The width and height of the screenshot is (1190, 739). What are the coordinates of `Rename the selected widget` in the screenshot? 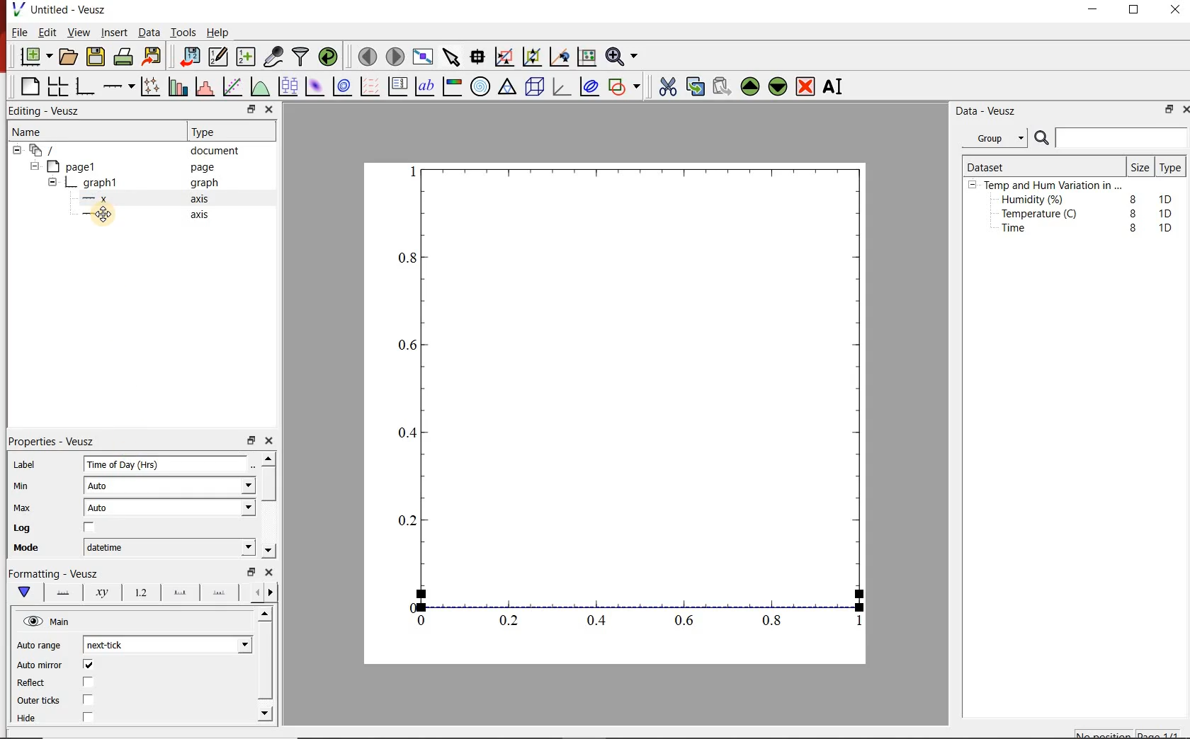 It's located at (836, 86).